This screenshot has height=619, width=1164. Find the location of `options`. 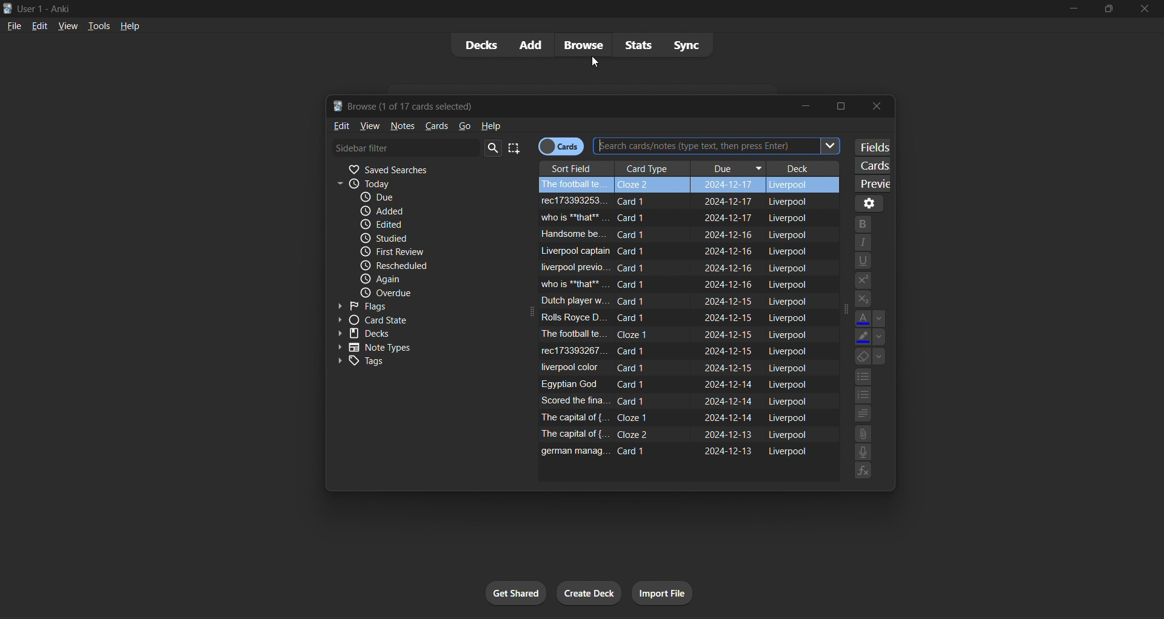

options is located at coordinates (881, 319).